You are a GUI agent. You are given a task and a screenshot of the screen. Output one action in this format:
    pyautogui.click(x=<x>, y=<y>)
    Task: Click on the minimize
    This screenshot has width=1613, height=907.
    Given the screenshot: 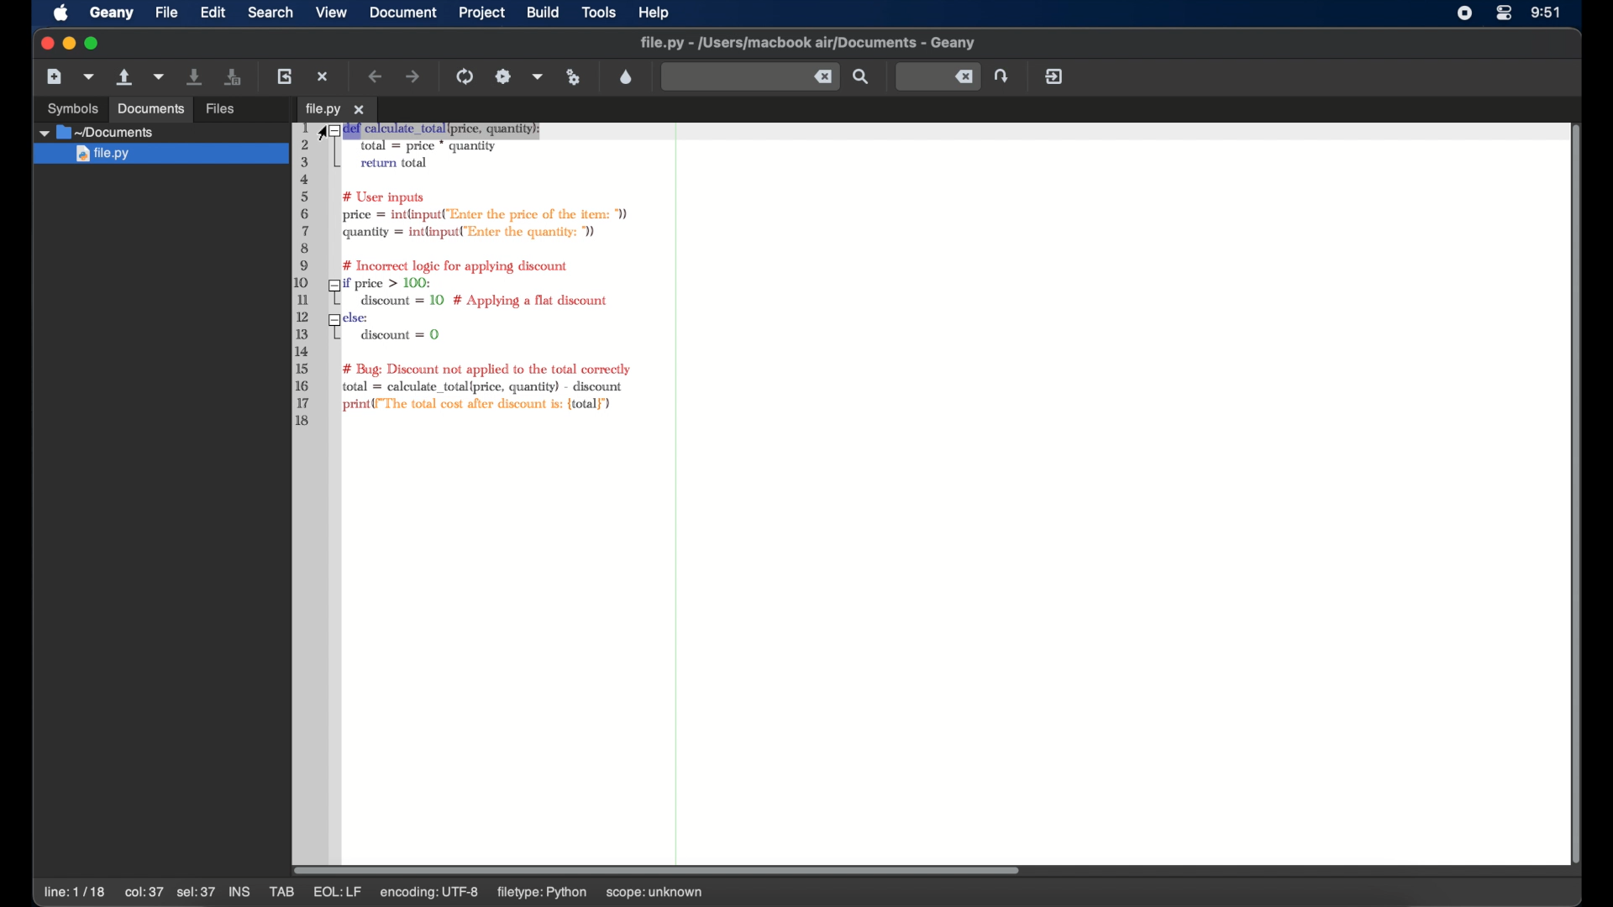 What is the action you would take?
    pyautogui.click(x=70, y=44)
    